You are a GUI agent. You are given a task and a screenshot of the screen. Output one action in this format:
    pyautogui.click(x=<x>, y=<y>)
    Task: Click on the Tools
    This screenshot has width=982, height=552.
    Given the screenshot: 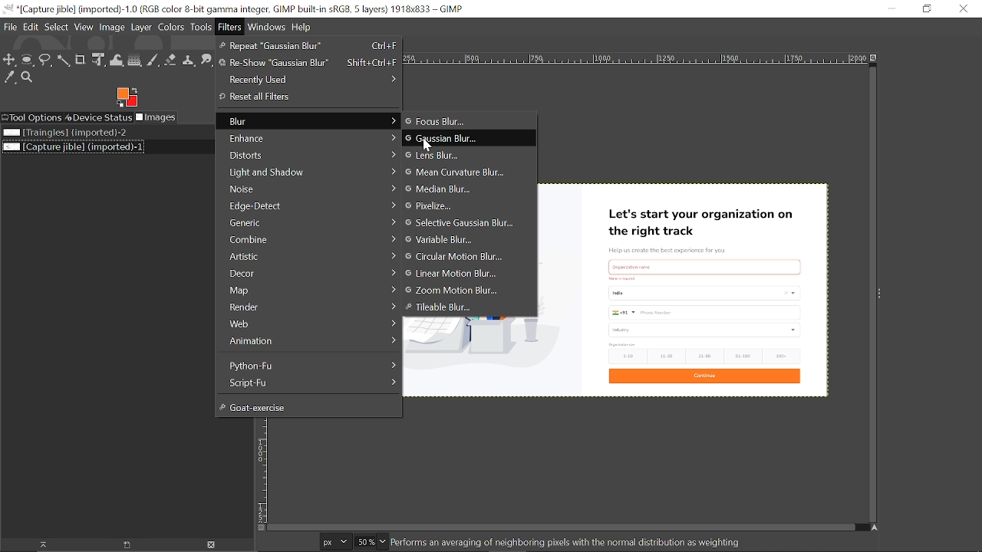 What is the action you would take?
    pyautogui.click(x=203, y=28)
    